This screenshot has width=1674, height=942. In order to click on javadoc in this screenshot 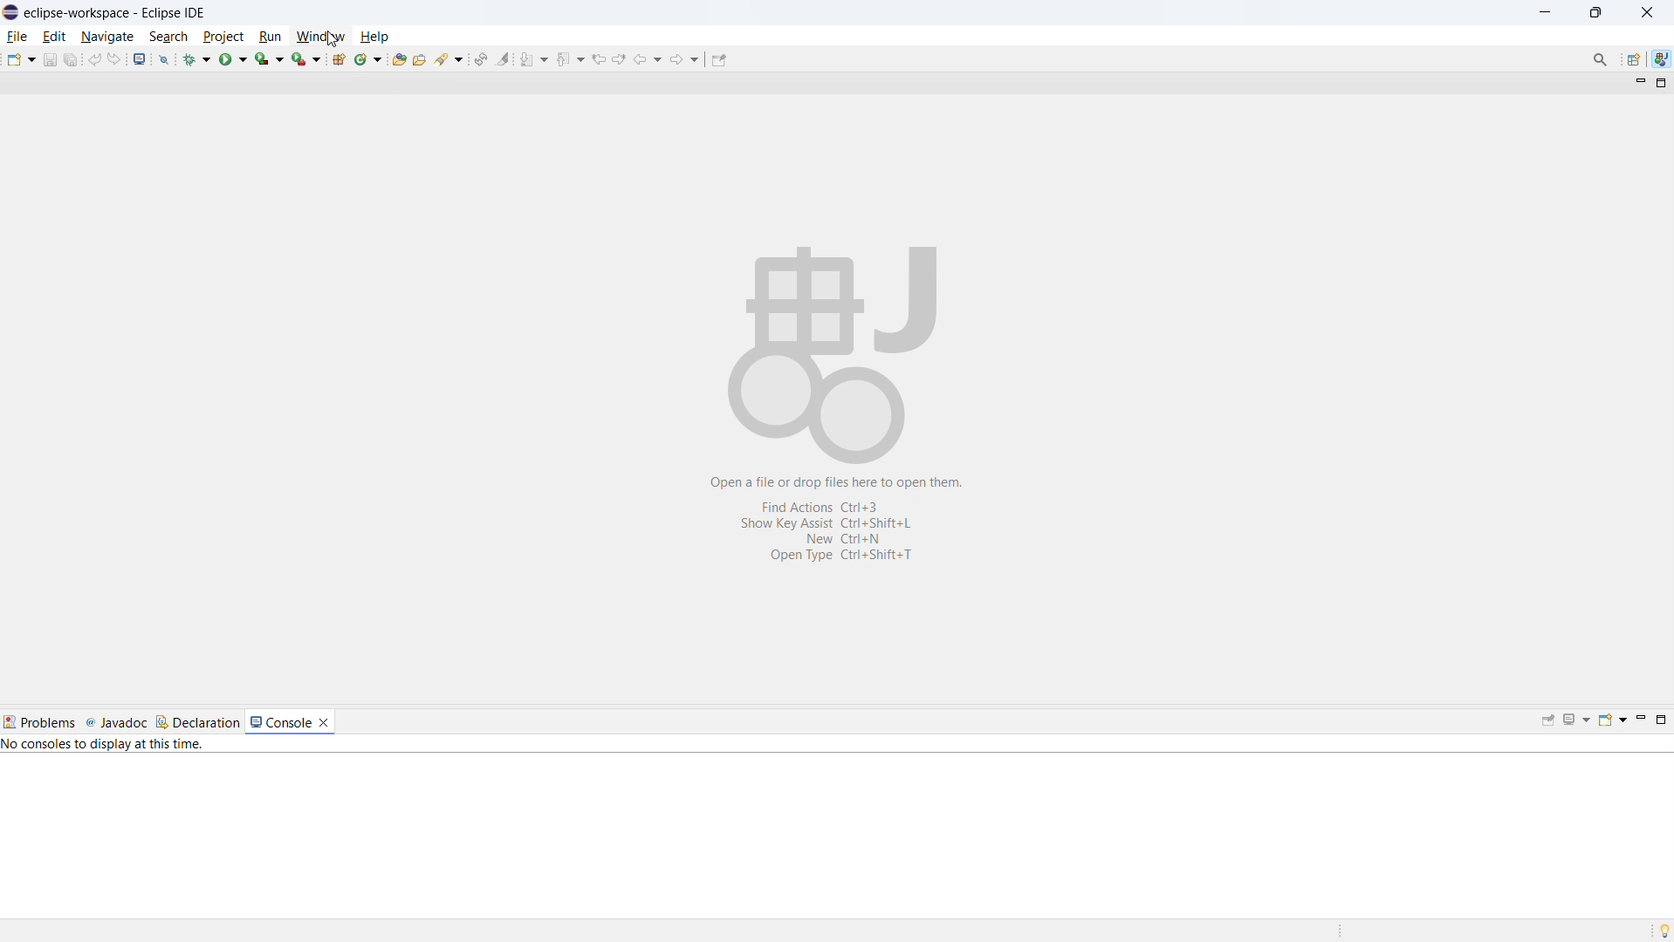, I will do `click(116, 722)`.